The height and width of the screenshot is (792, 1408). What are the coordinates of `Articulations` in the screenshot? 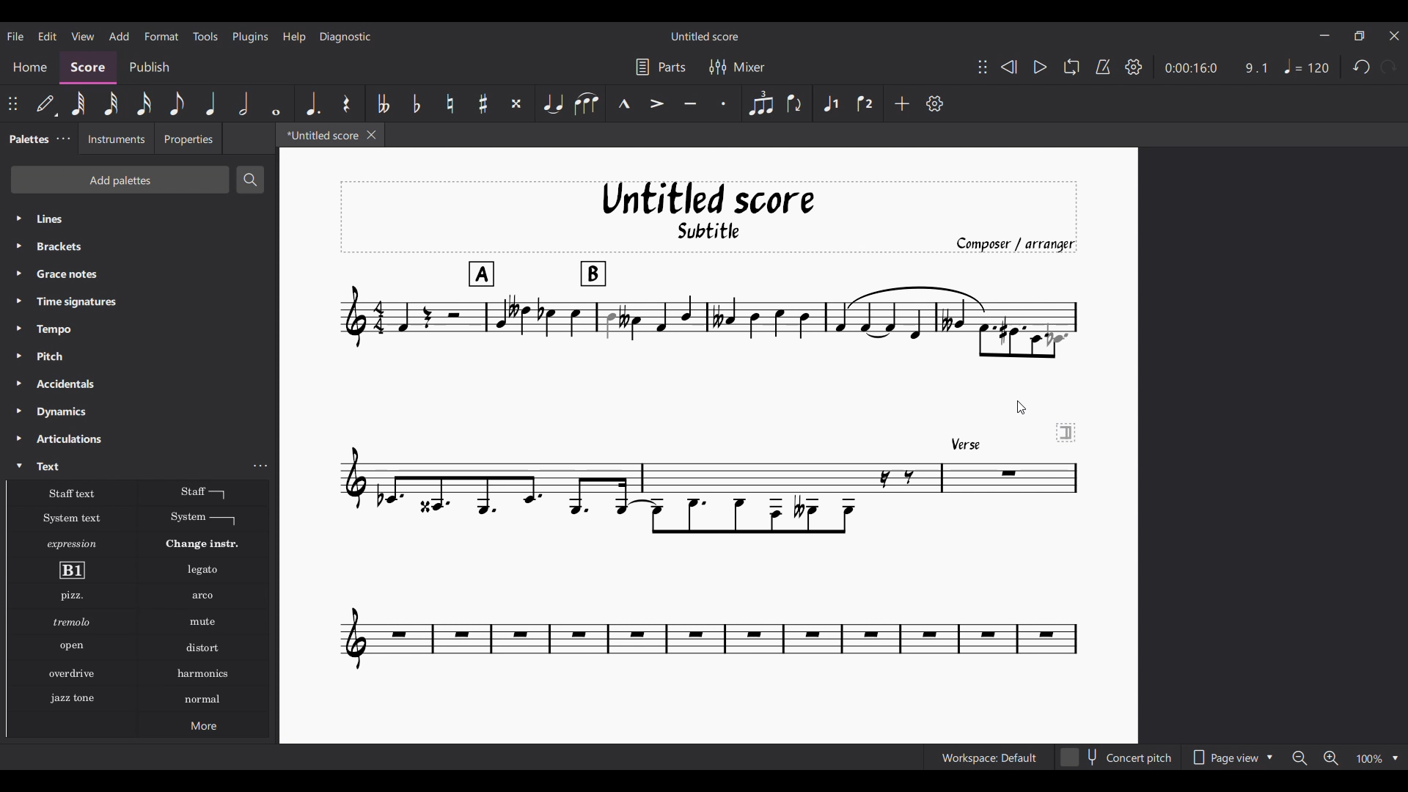 It's located at (140, 439).